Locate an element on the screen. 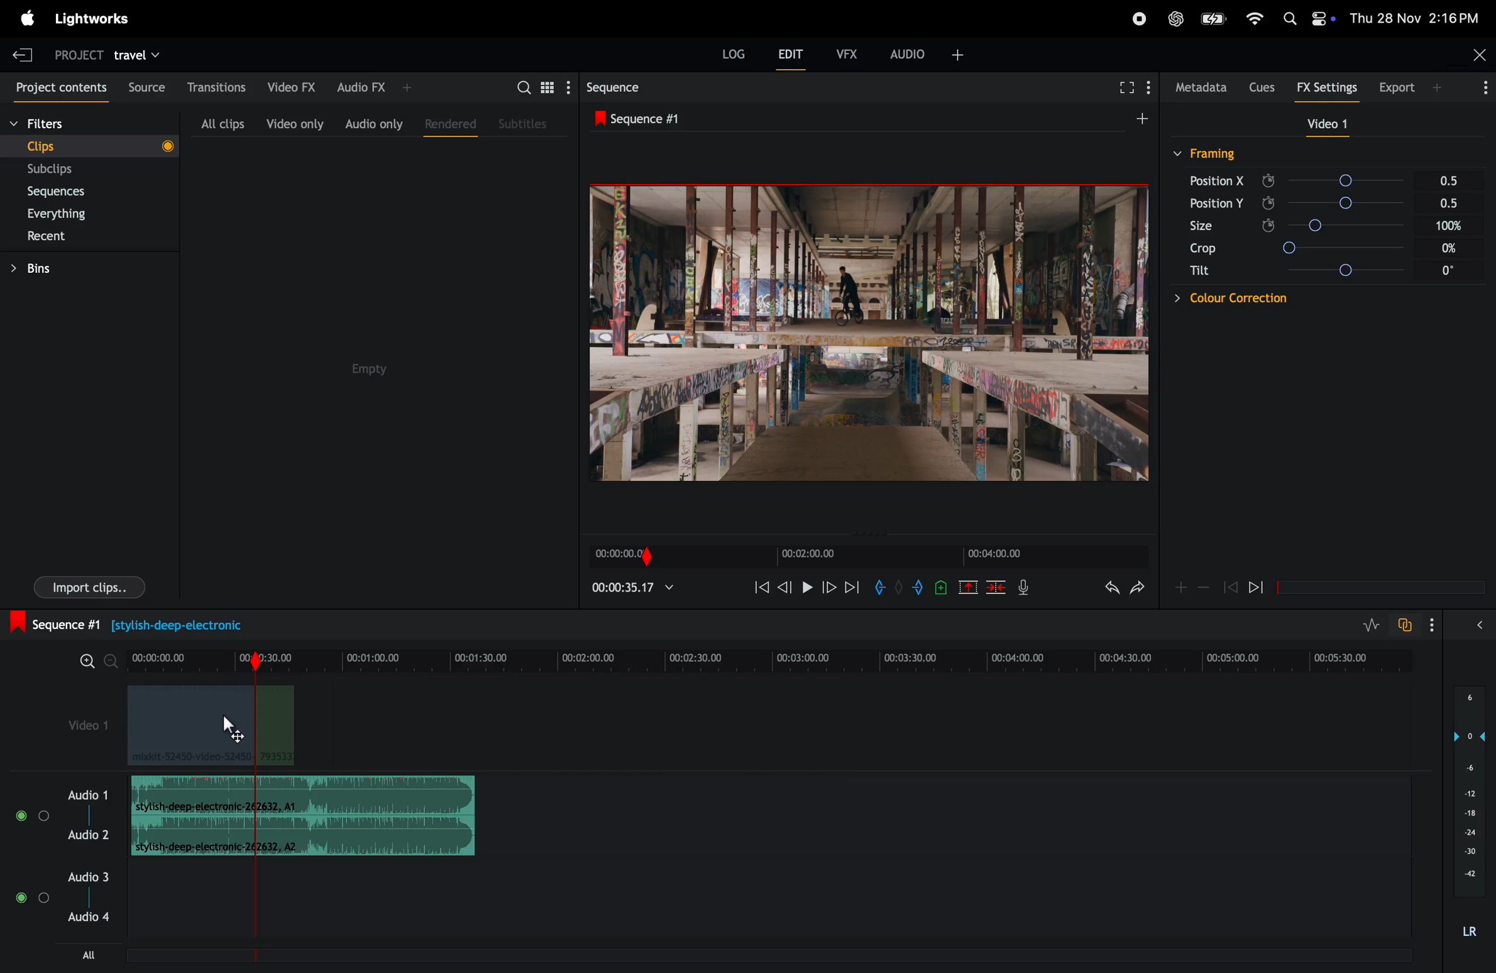  position X is located at coordinates (1218, 180).